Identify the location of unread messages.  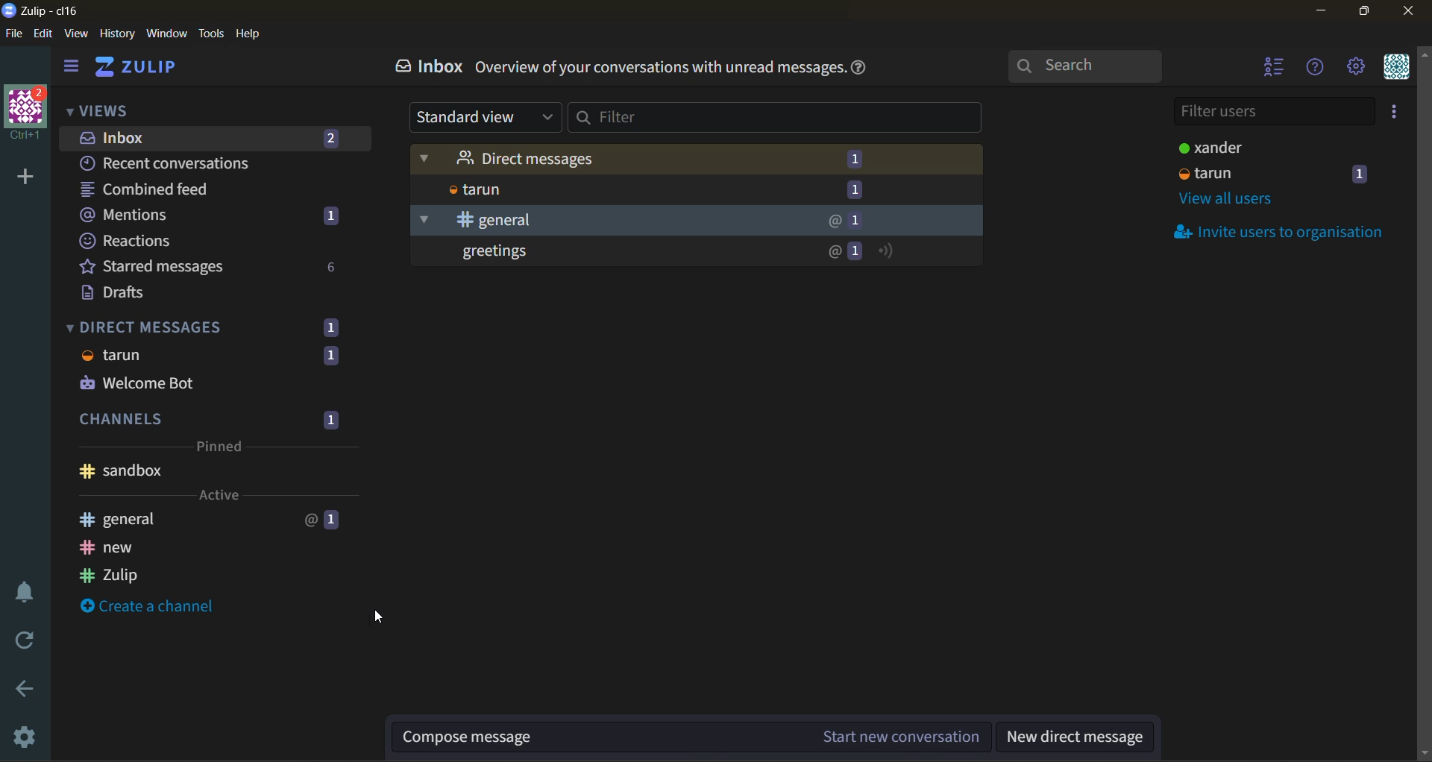
(698, 254).